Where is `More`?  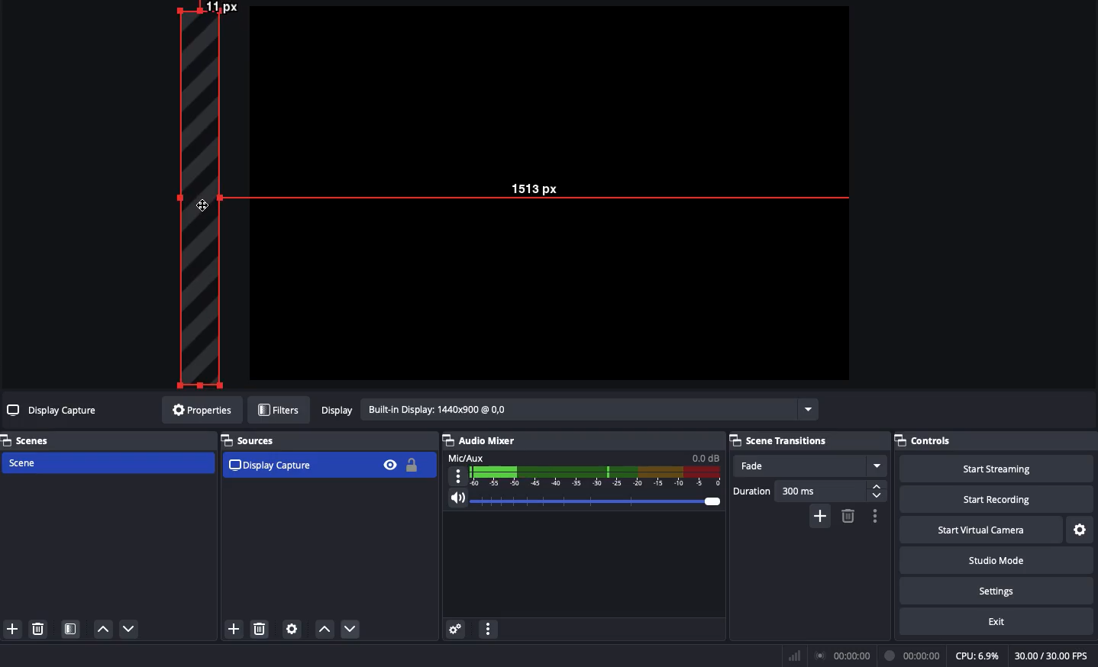 More is located at coordinates (487, 631).